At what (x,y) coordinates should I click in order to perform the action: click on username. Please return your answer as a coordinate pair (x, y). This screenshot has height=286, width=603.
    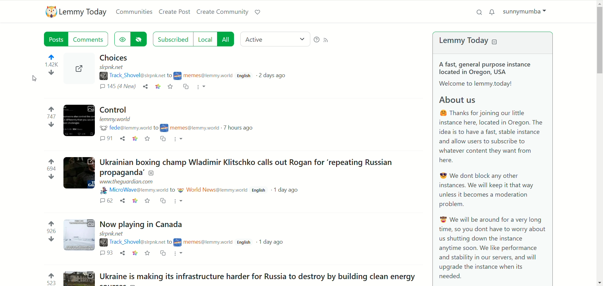
    Looking at the image, I should click on (138, 190).